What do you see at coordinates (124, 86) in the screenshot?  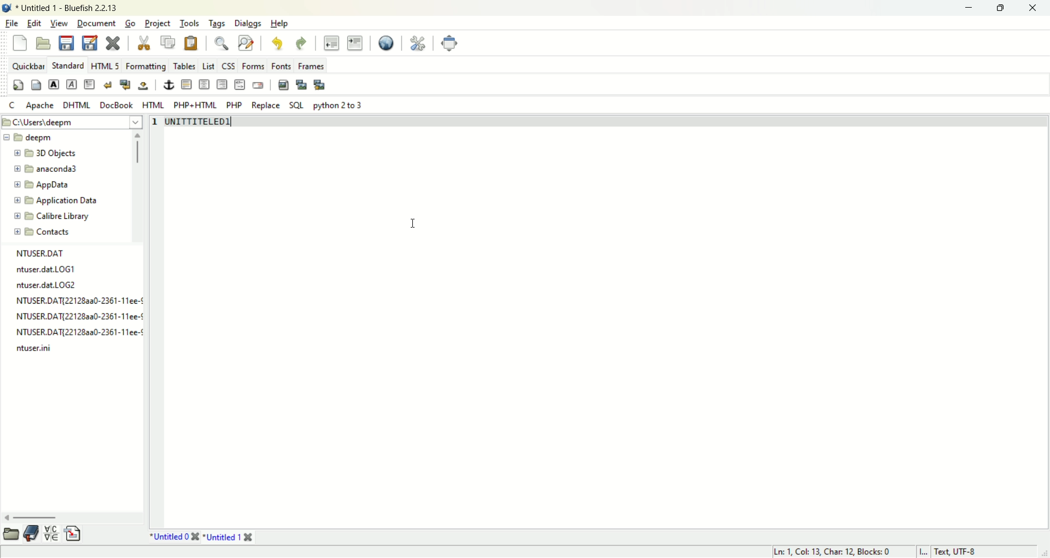 I see `break and clear` at bounding box center [124, 86].